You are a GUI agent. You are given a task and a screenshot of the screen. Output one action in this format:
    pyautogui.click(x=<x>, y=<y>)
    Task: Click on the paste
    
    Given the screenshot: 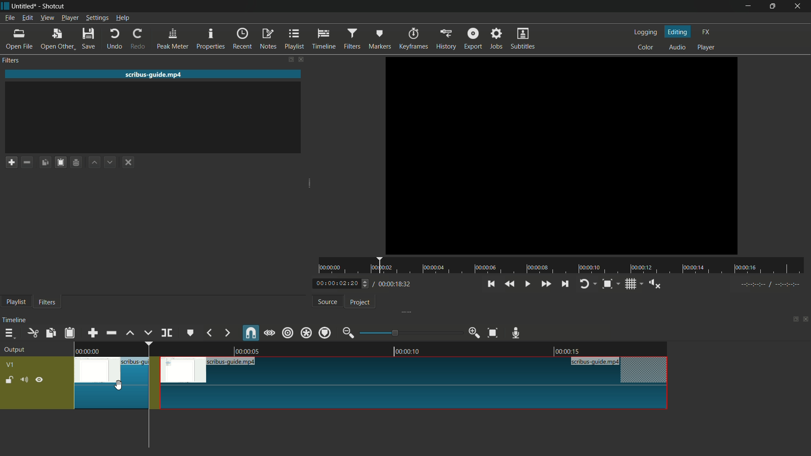 What is the action you would take?
    pyautogui.click(x=69, y=334)
    